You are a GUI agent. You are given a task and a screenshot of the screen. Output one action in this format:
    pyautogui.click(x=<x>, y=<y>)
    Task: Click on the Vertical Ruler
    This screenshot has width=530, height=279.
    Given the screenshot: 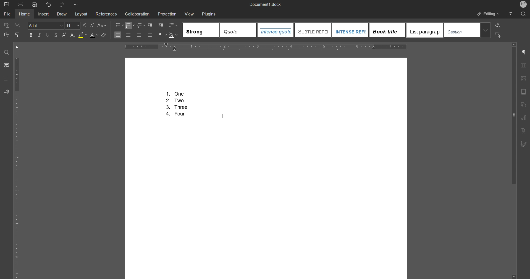 What is the action you would take?
    pyautogui.click(x=17, y=167)
    